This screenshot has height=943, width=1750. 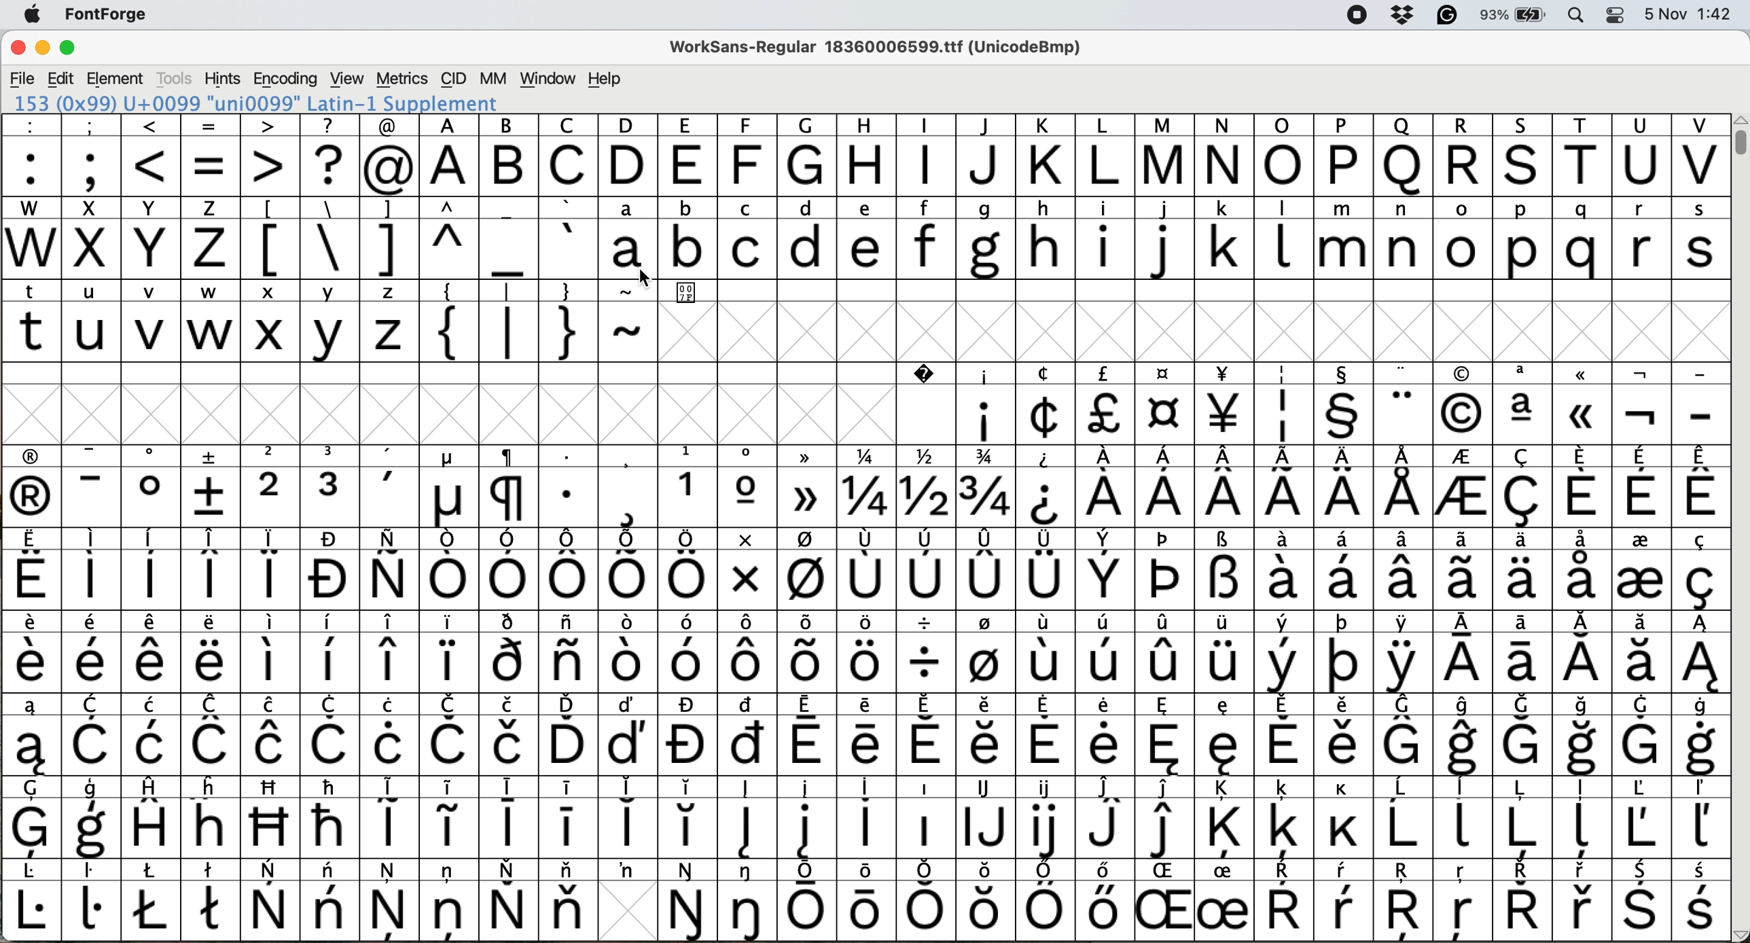 What do you see at coordinates (212, 156) in the screenshot?
I see `=` at bounding box center [212, 156].